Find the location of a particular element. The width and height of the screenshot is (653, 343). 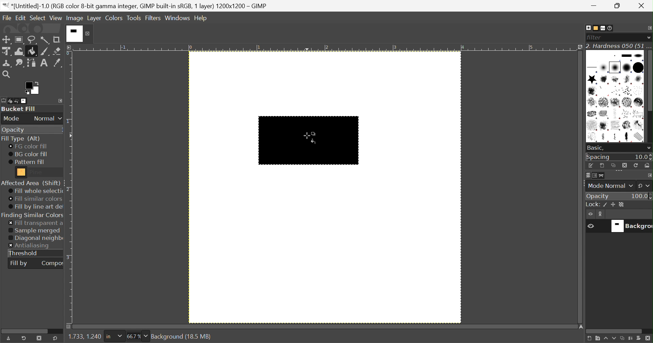

Create a new layer and add it to the image is located at coordinates (588, 339).